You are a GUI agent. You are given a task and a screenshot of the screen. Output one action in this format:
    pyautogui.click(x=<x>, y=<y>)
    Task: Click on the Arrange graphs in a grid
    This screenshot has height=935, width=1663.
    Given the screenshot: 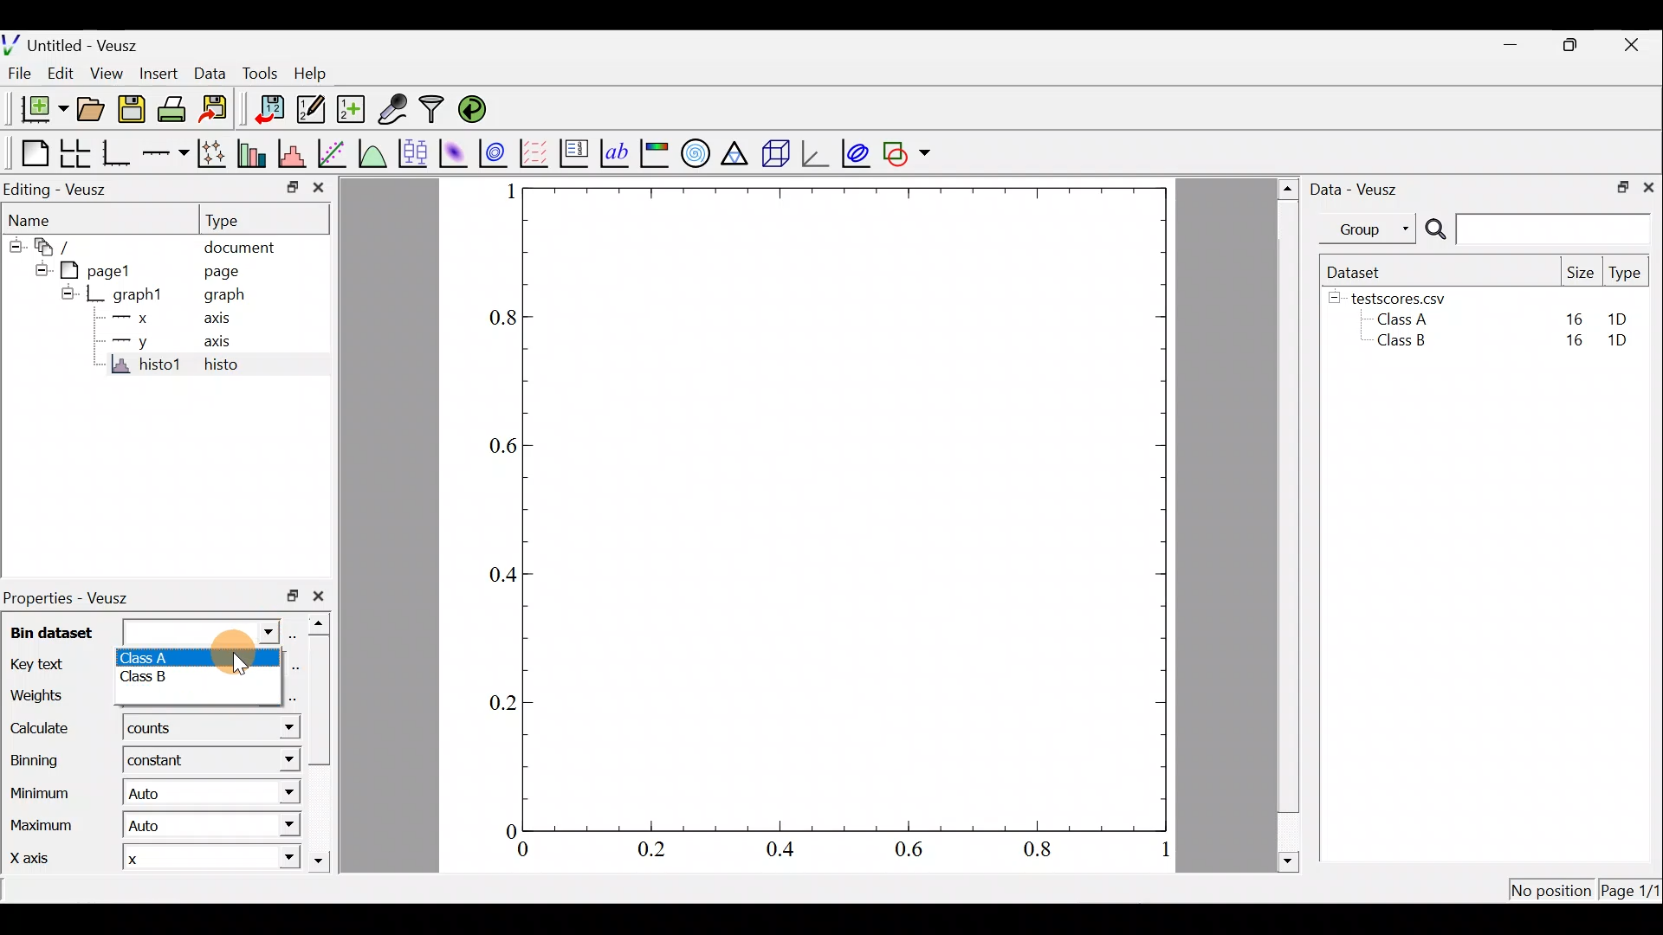 What is the action you would take?
    pyautogui.click(x=76, y=153)
    